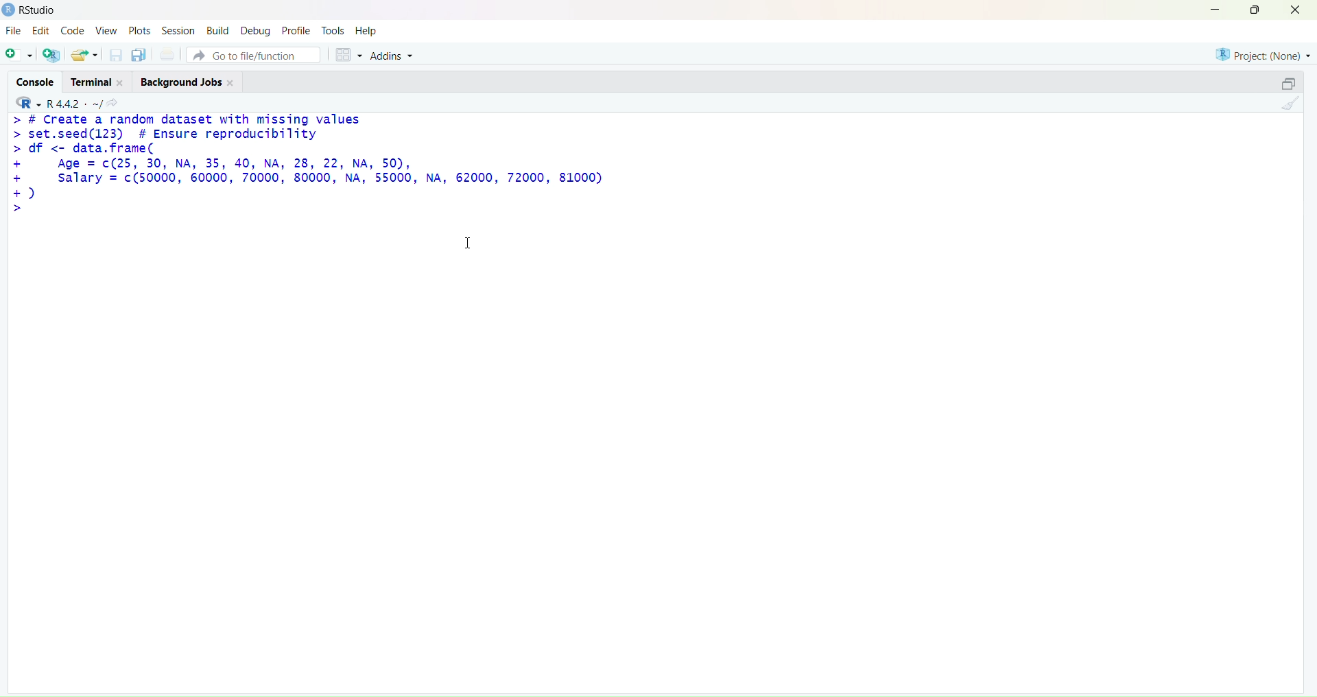 The height and width of the screenshot is (697, 1317). I want to click on create a new project, so click(51, 56).